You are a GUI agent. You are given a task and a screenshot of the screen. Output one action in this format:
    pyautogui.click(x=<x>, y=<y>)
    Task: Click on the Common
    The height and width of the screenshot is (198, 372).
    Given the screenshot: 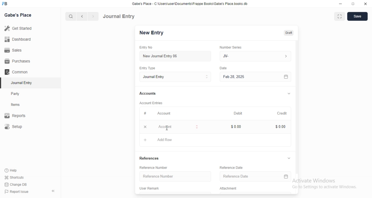 What is the action you would take?
    pyautogui.click(x=18, y=72)
    